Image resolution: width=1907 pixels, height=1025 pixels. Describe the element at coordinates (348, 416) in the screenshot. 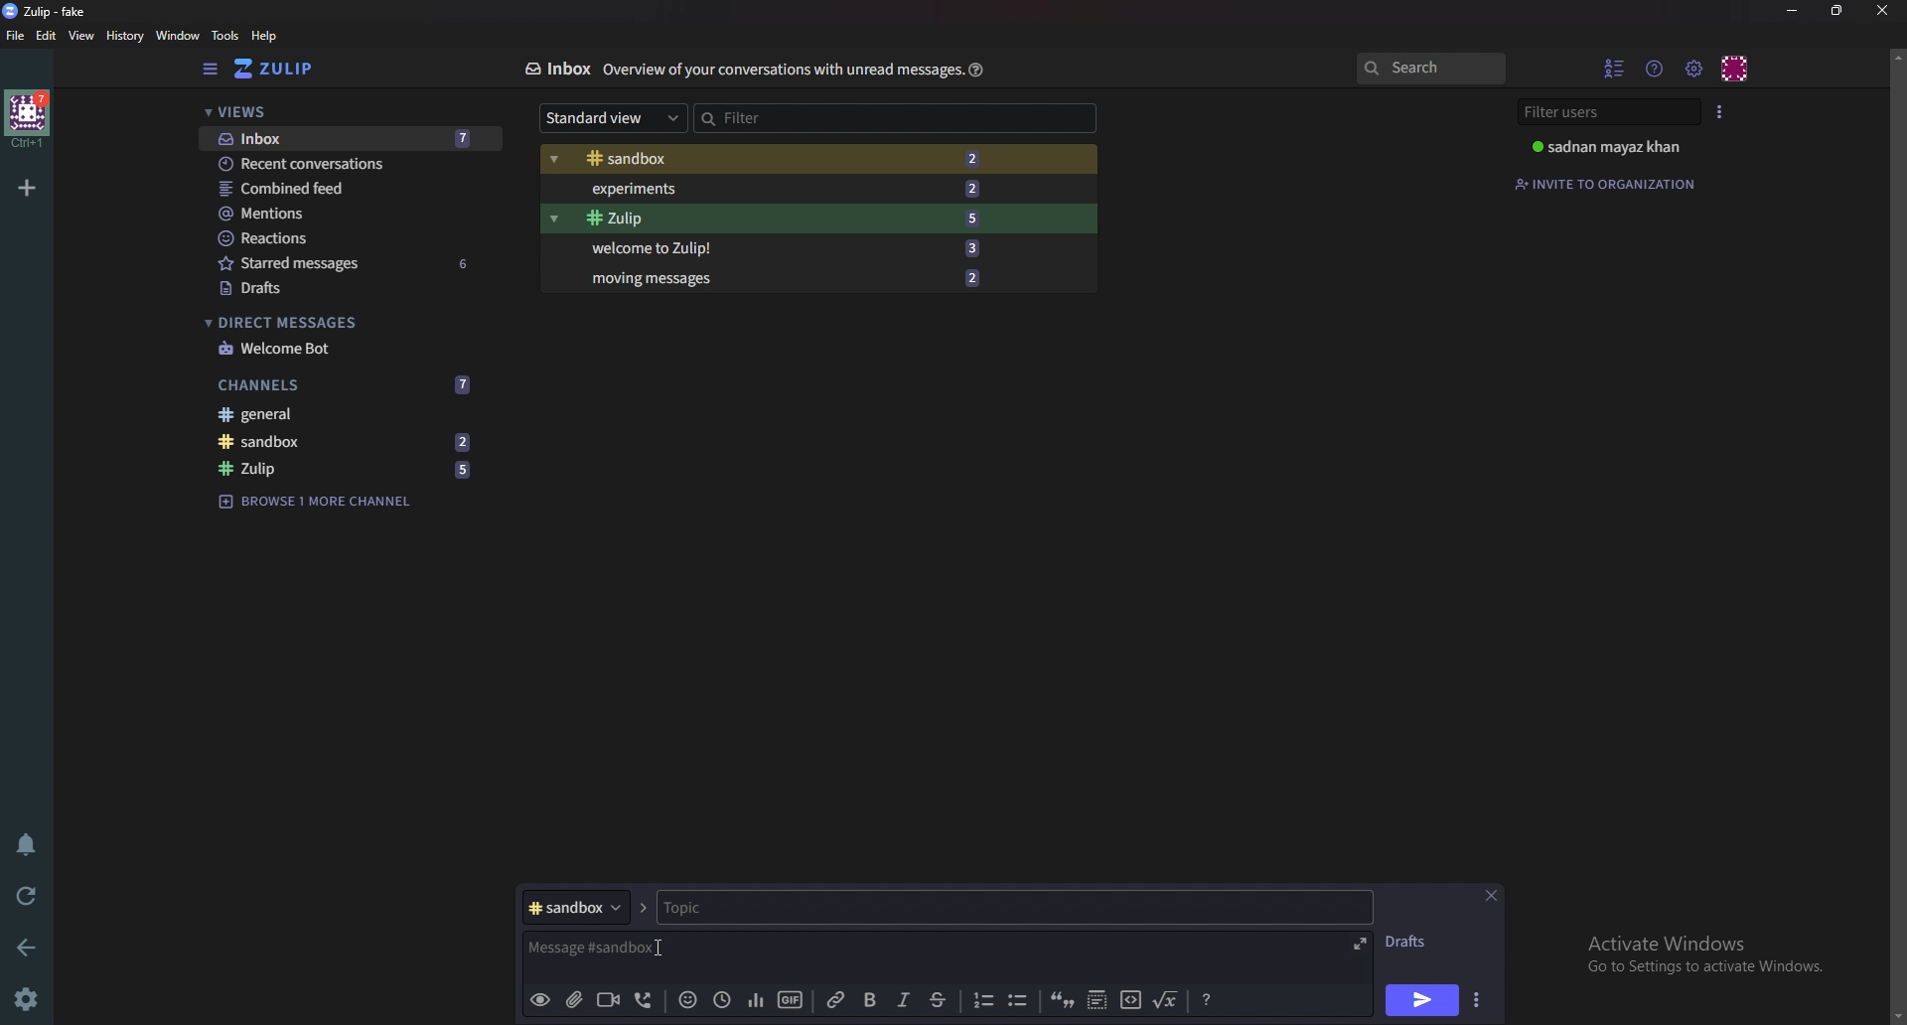

I see `General` at that location.